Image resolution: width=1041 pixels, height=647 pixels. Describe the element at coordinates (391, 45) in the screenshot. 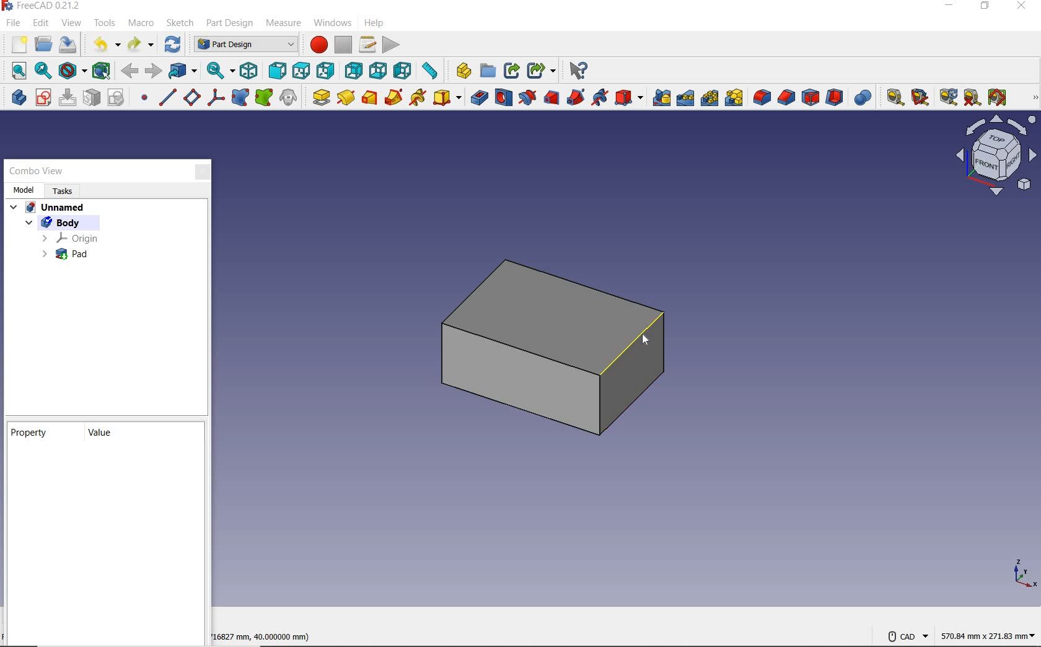

I see `execute macro` at that location.